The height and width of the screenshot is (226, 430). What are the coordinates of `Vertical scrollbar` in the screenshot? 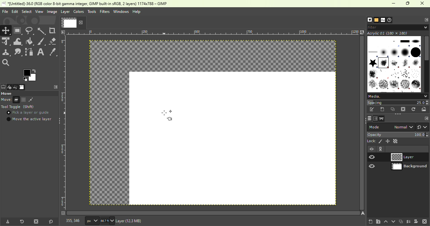 It's located at (213, 213).